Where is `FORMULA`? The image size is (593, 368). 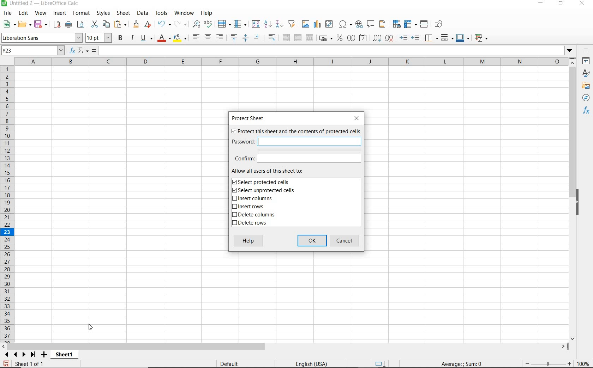
FORMULA is located at coordinates (94, 51).